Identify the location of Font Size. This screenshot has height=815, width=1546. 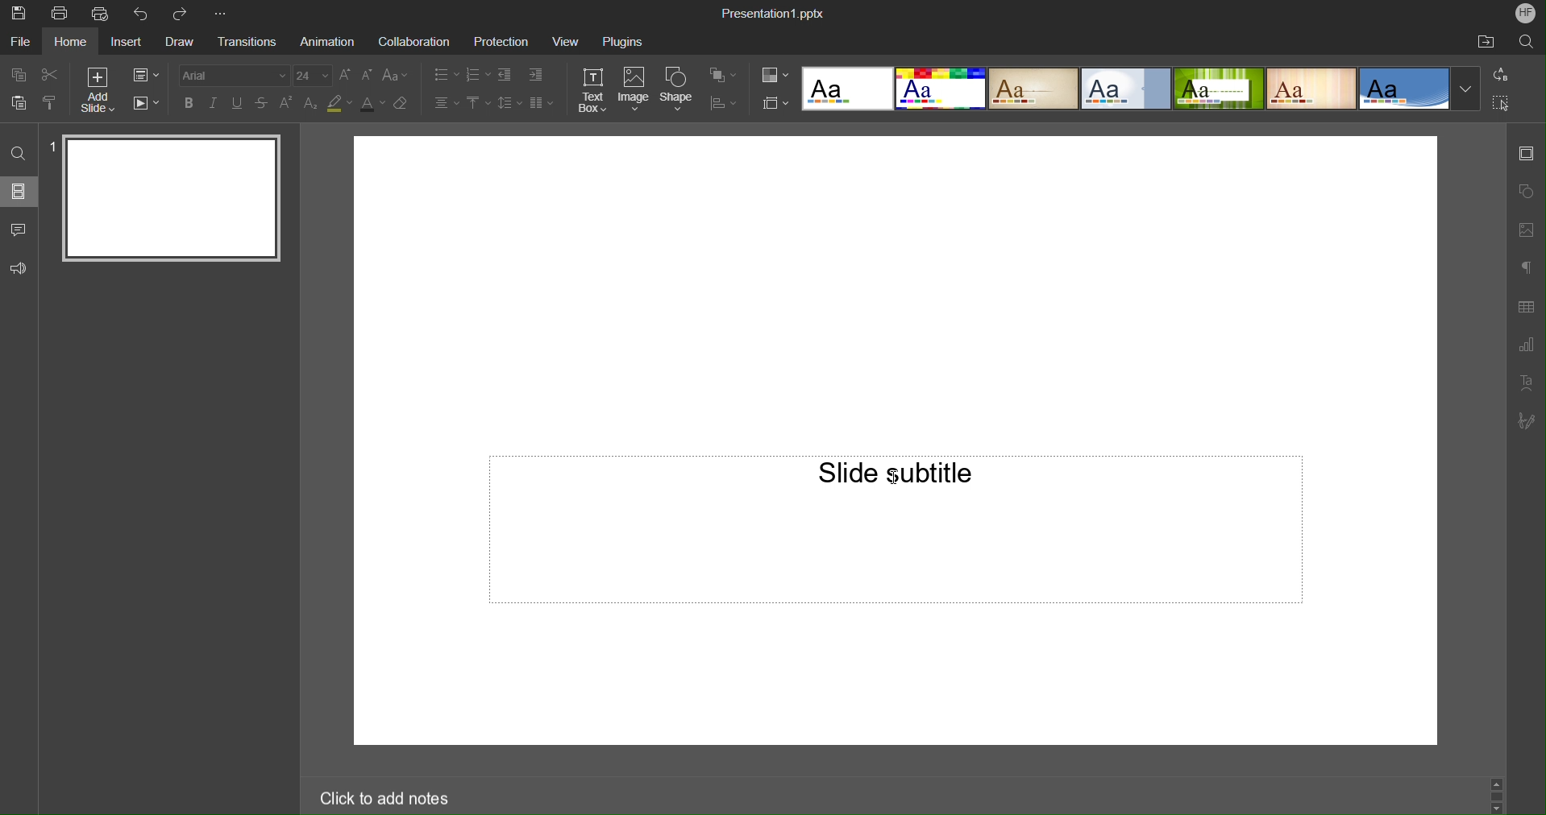
(355, 76).